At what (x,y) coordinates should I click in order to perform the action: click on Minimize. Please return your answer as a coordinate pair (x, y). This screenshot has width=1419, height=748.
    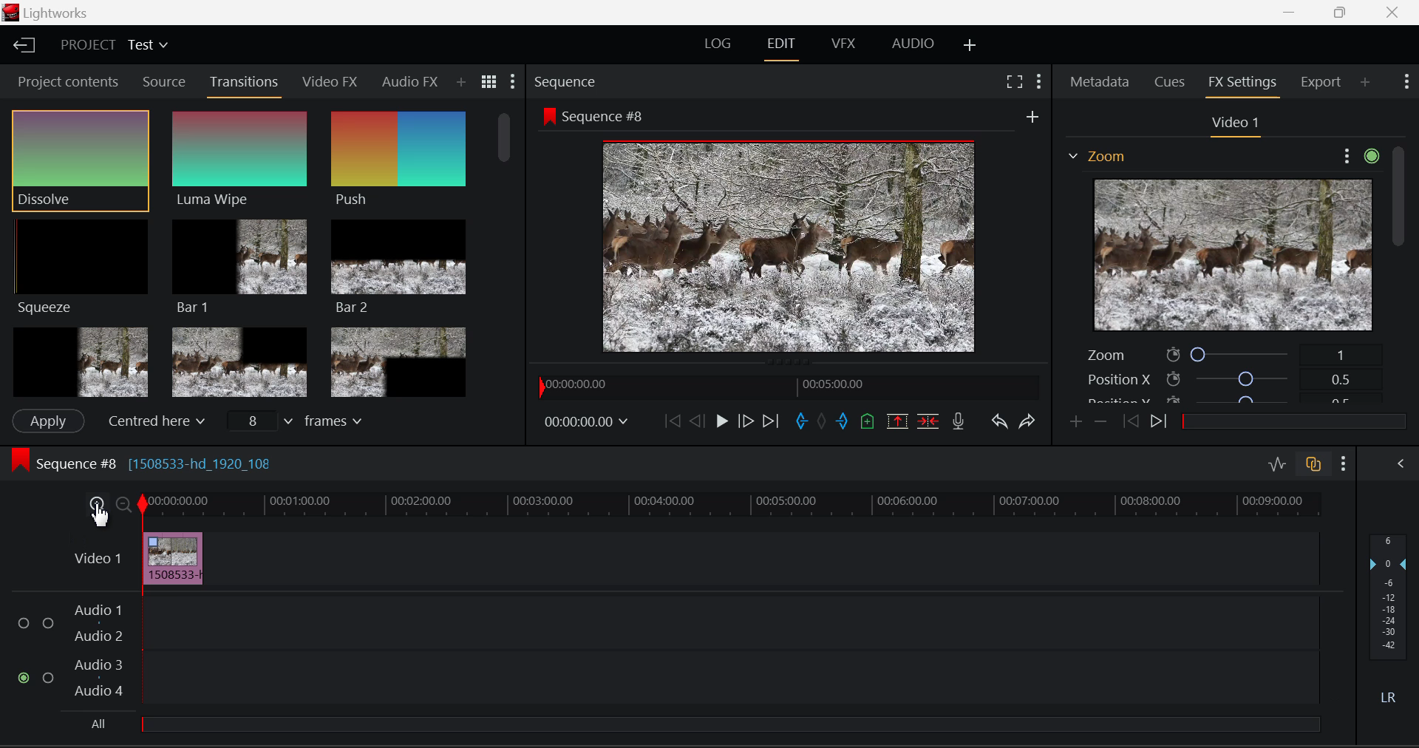
    Looking at the image, I should click on (1342, 13).